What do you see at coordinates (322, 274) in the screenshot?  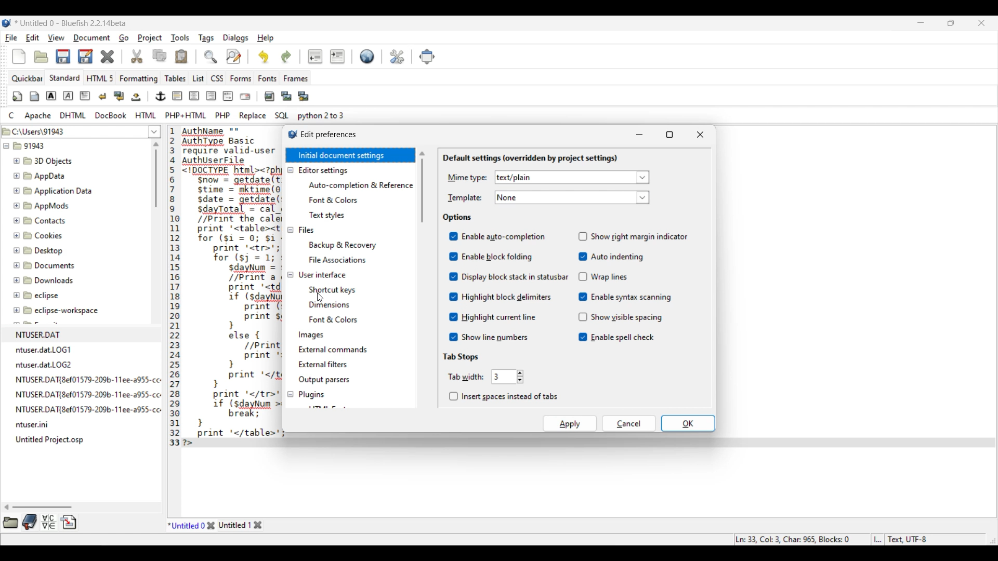 I see `User interface settings` at bounding box center [322, 274].